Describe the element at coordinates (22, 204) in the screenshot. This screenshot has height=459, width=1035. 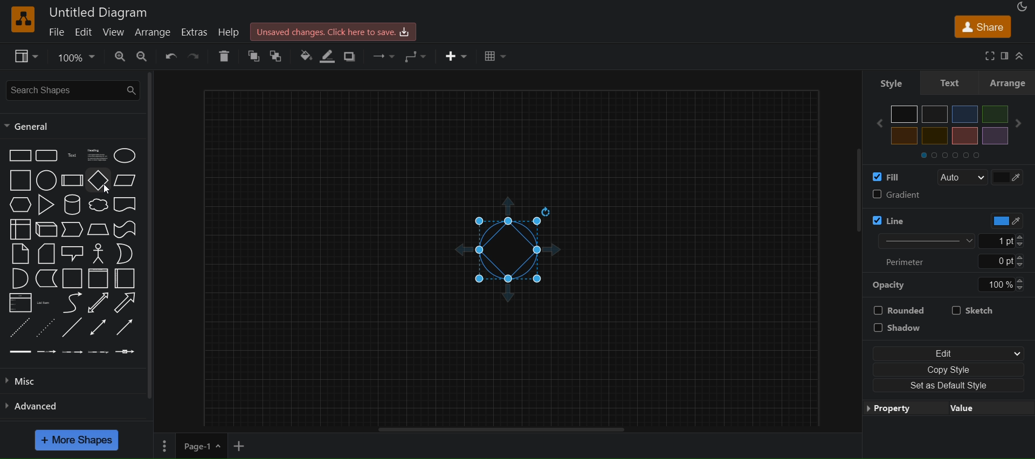
I see `hexagon` at that location.